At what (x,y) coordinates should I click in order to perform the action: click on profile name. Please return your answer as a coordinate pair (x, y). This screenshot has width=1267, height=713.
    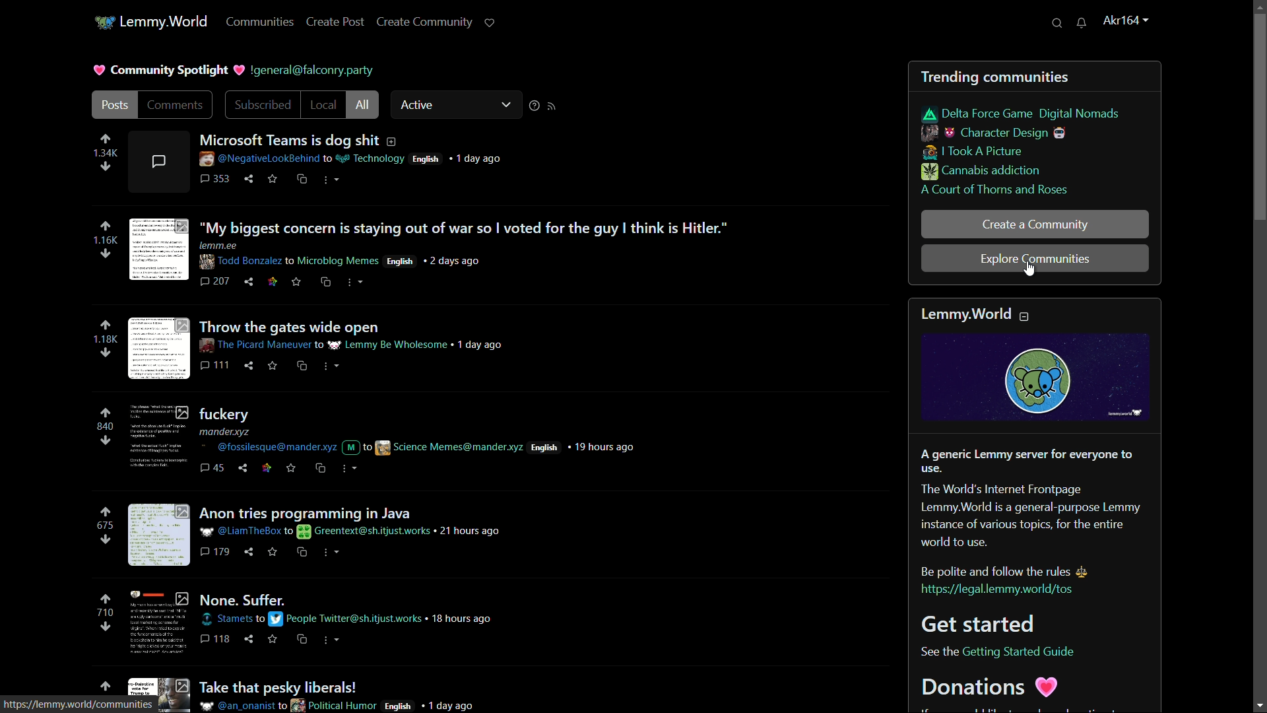
    Looking at the image, I should click on (310, 73).